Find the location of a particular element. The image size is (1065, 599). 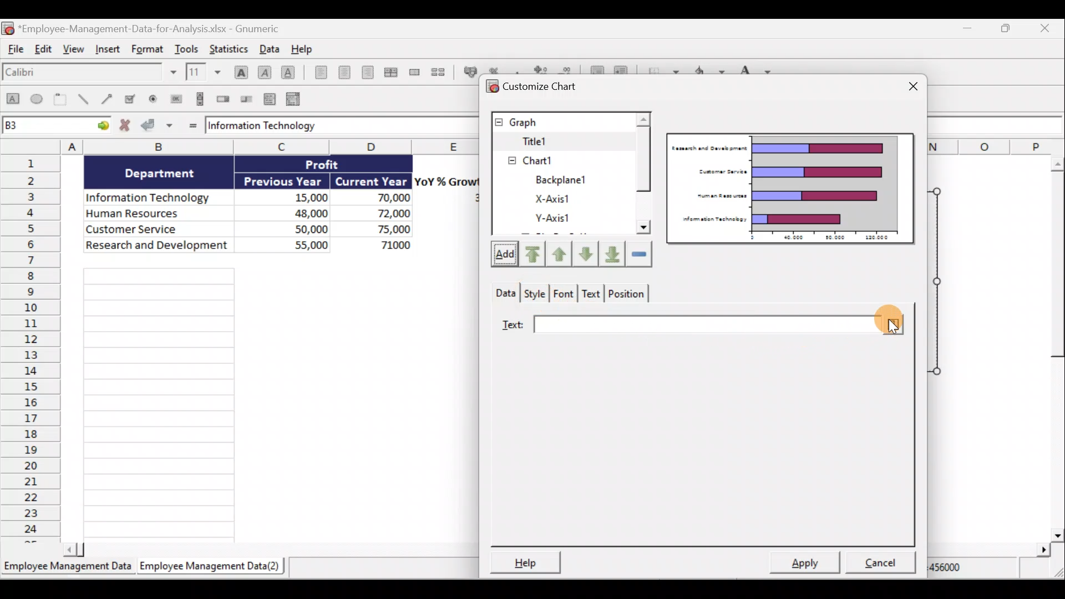

Cancel change is located at coordinates (125, 126).